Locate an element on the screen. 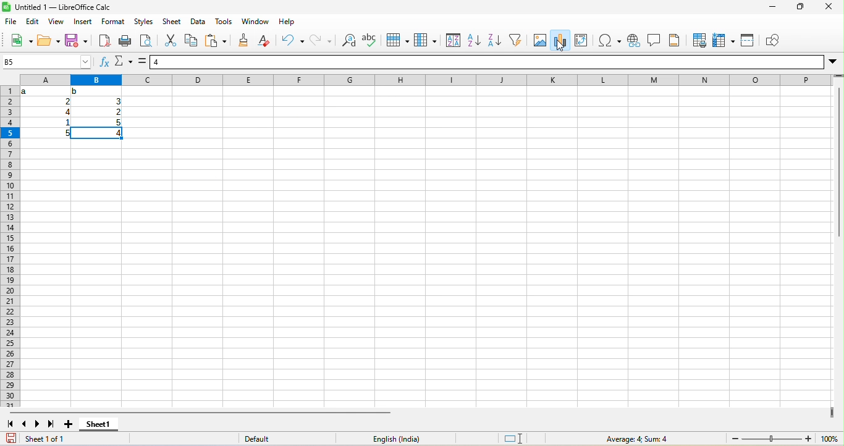 The image size is (844, 446). add sheet is located at coordinates (69, 424).